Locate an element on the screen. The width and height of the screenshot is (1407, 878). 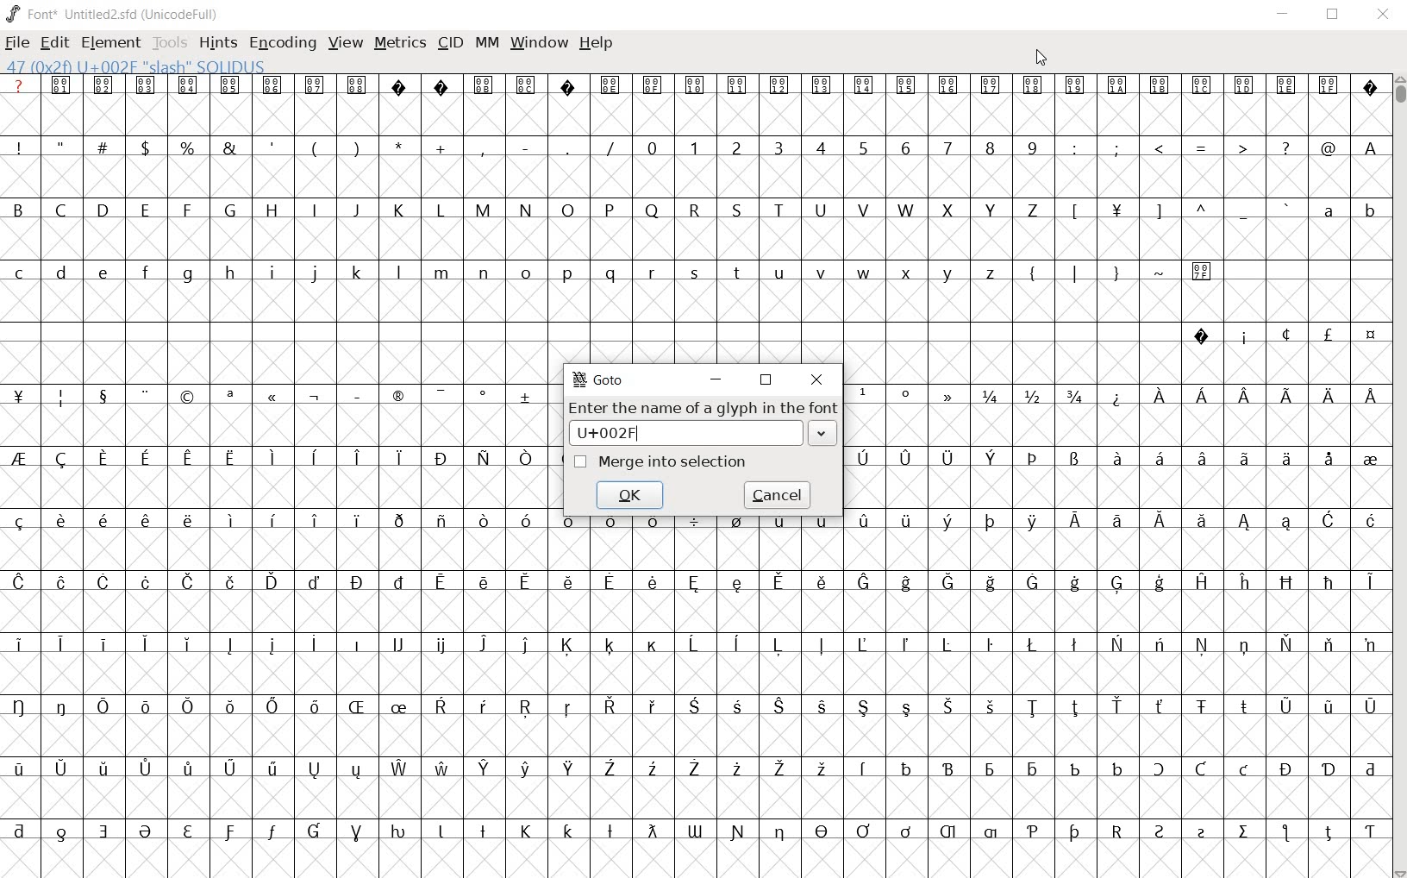
empty cells is located at coordinates (696, 856).